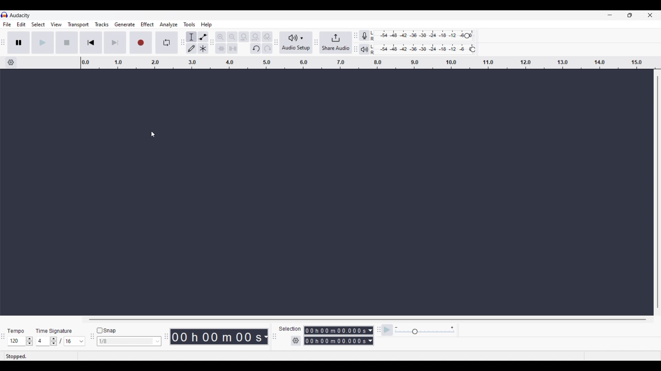  What do you see at coordinates (91, 42) in the screenshot?
I see `Skip to start/Select to start` at bounding box center [91, 42].